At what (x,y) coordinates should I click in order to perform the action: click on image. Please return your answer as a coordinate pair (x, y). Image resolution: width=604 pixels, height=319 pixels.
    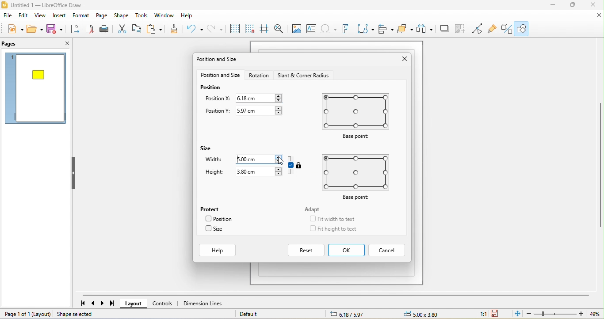
    Looking at the image, I should click on (295, 29).